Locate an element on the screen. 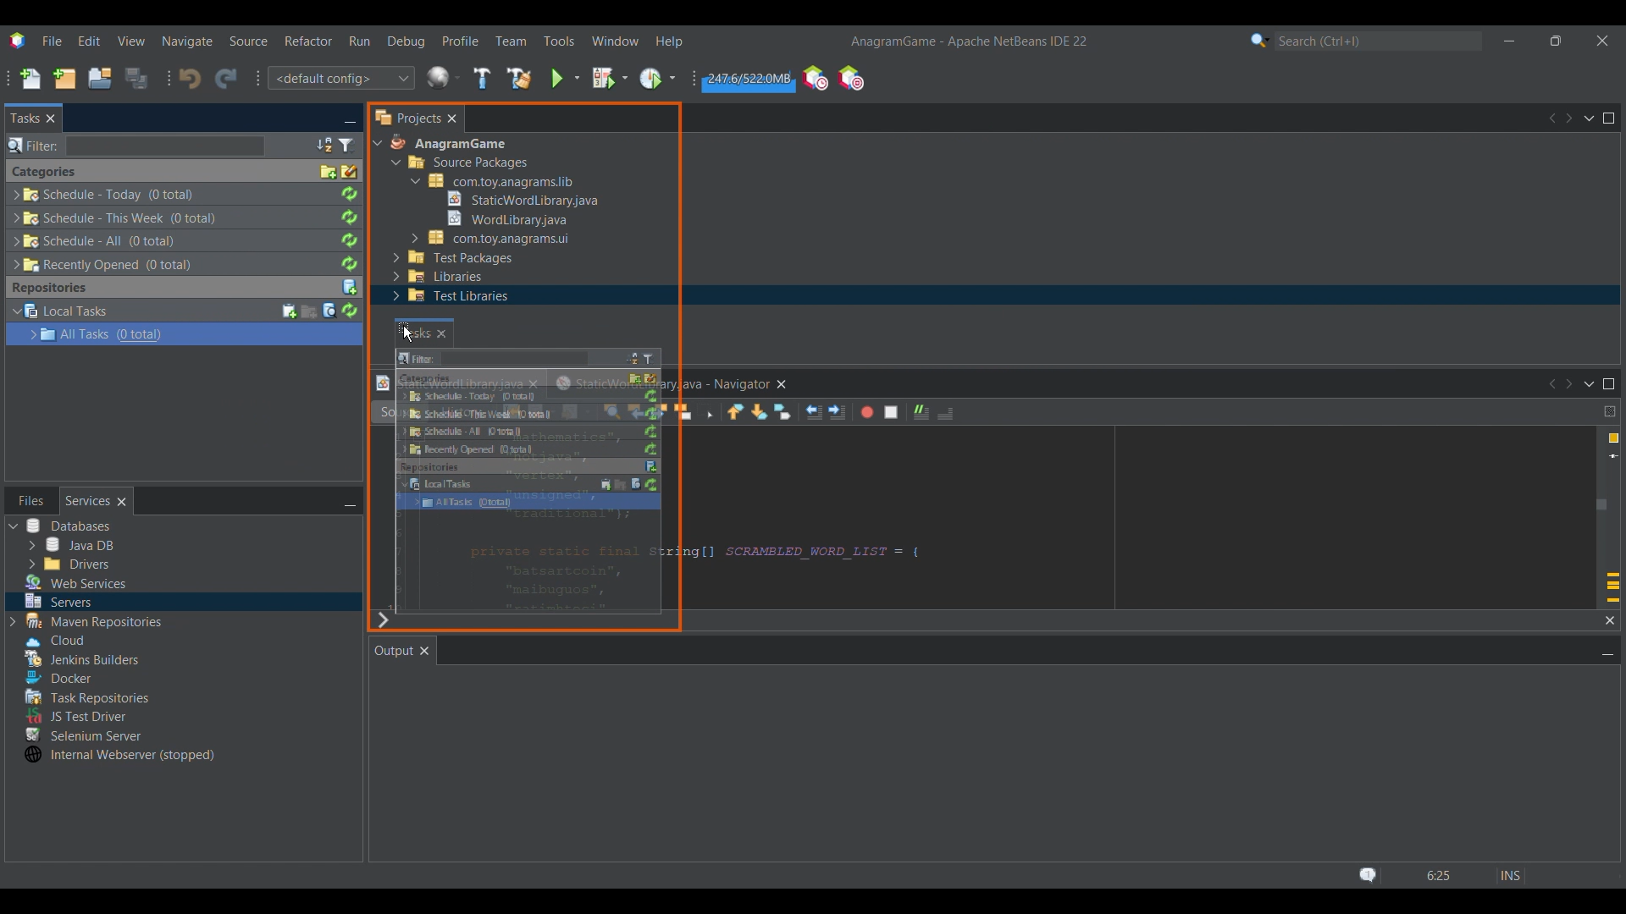  Open project is located at coordinates (99, 79).